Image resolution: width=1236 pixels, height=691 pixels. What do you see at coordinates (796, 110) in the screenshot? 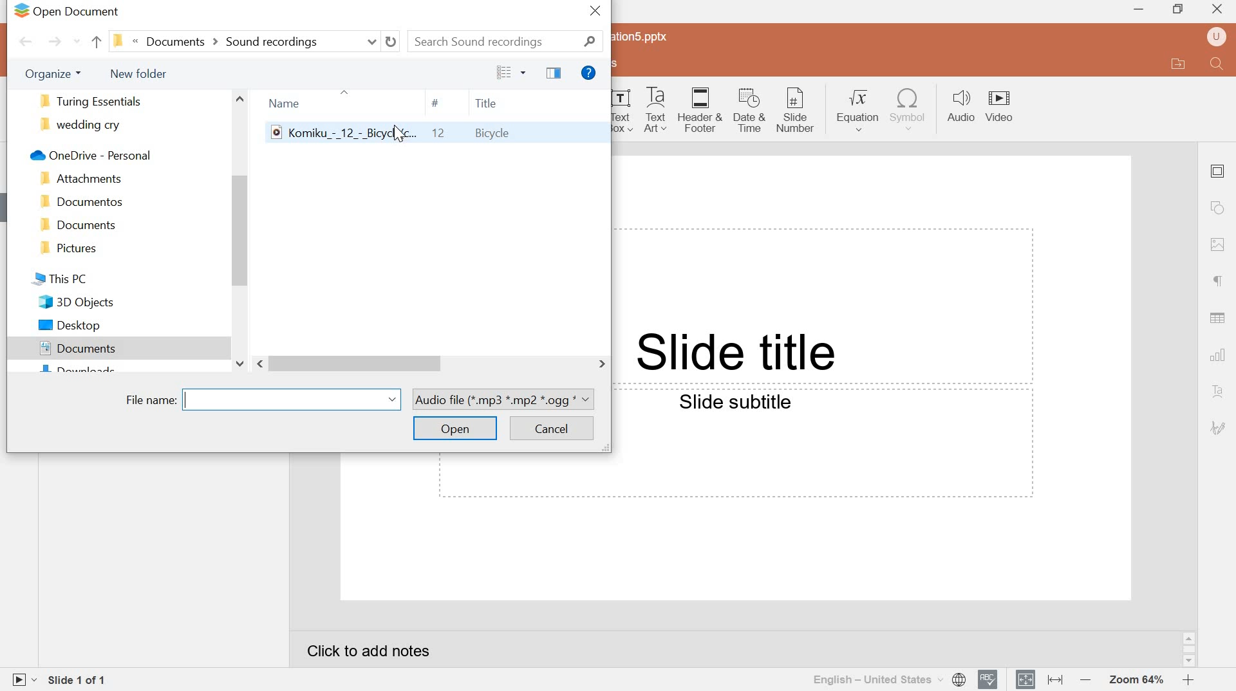
I see `Slide number` at bounding box center [796, 110].